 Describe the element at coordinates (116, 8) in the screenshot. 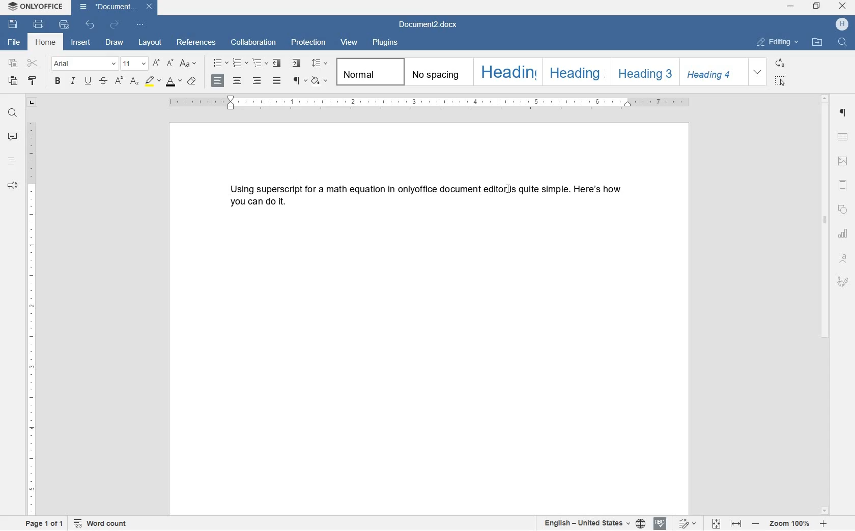

I see `Document2.docx` at that location.